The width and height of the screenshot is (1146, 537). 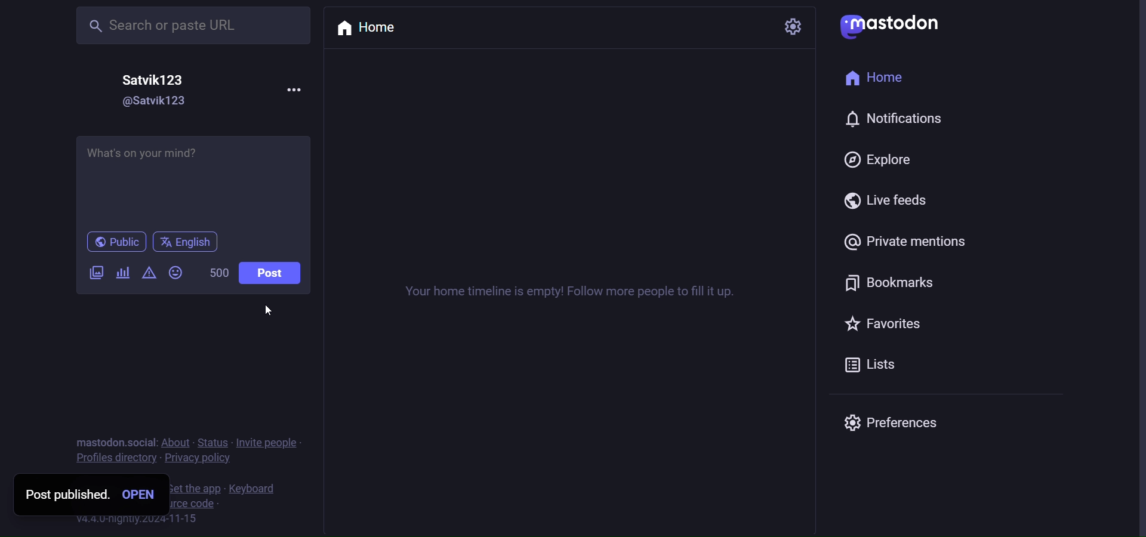 What do you see at coordinates (147, 274) in the screenshot?
I see `content warning` at bounding box center [147, 274].